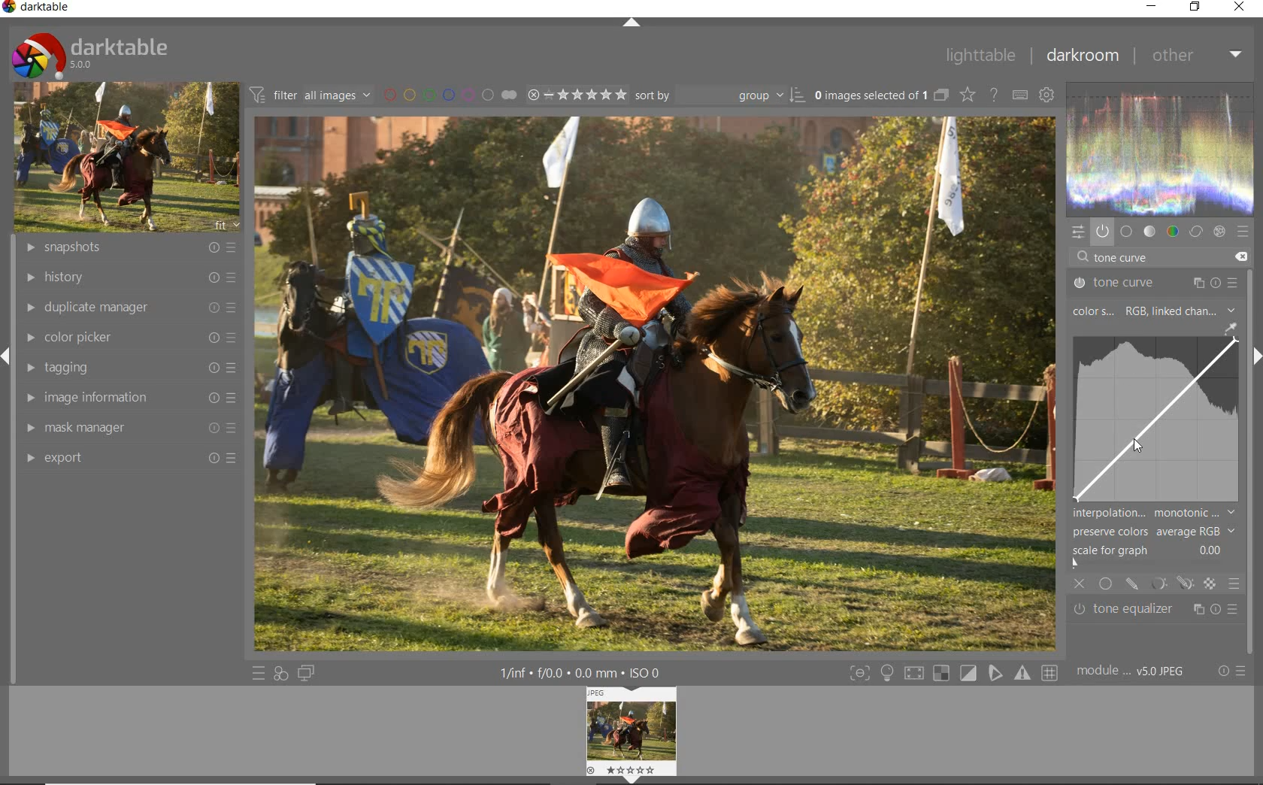 This screenshot has width=1263, height=785. I want to click on cursor, so click(1133, 451).